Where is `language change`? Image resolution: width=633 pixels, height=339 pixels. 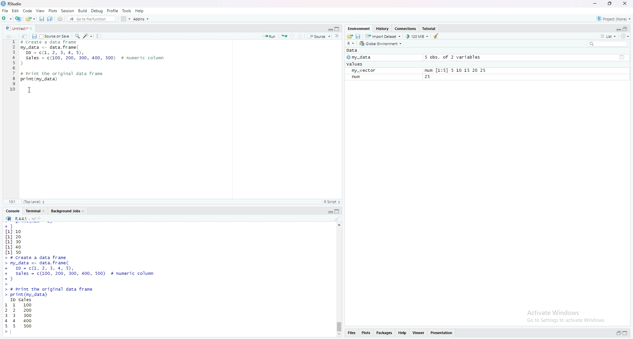 language change is located at coordinates (351, 43).